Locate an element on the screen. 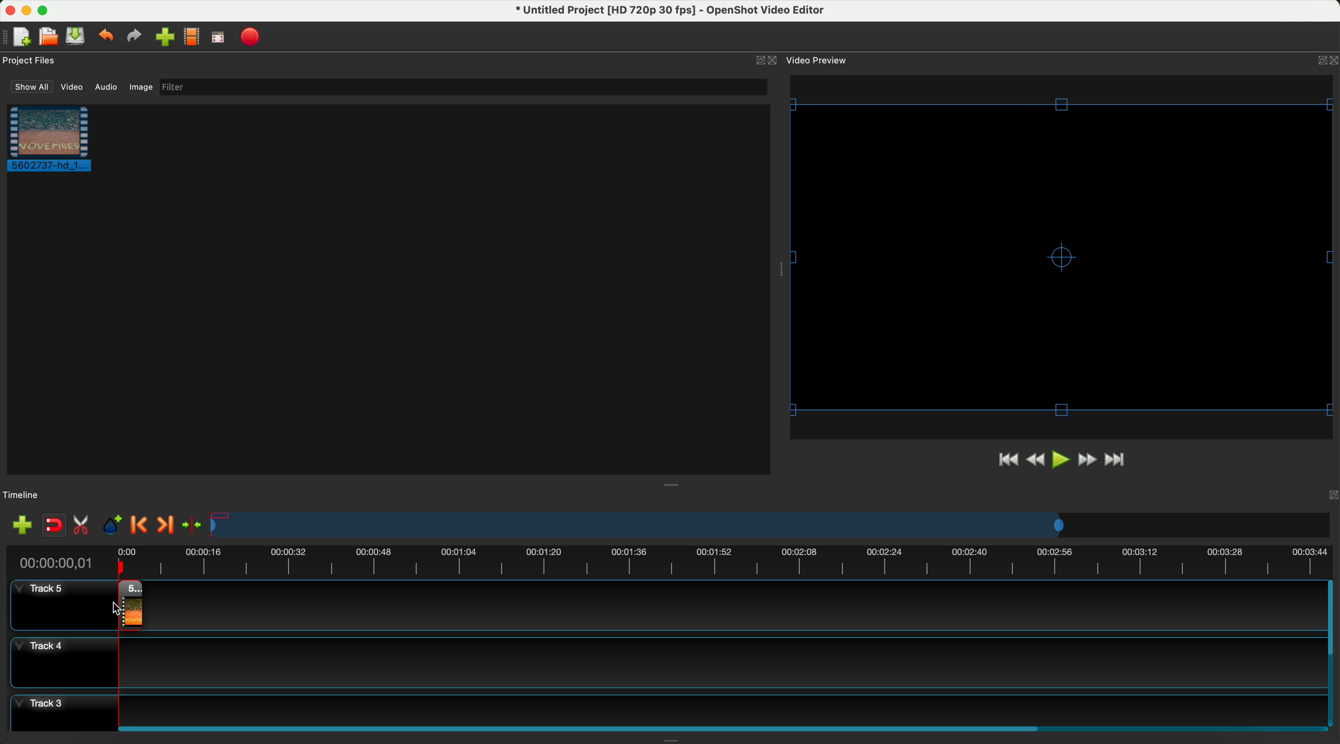 Image resolution: width=1340 pixels, height=744 pixels.  is located at coordinates (1329, 494).